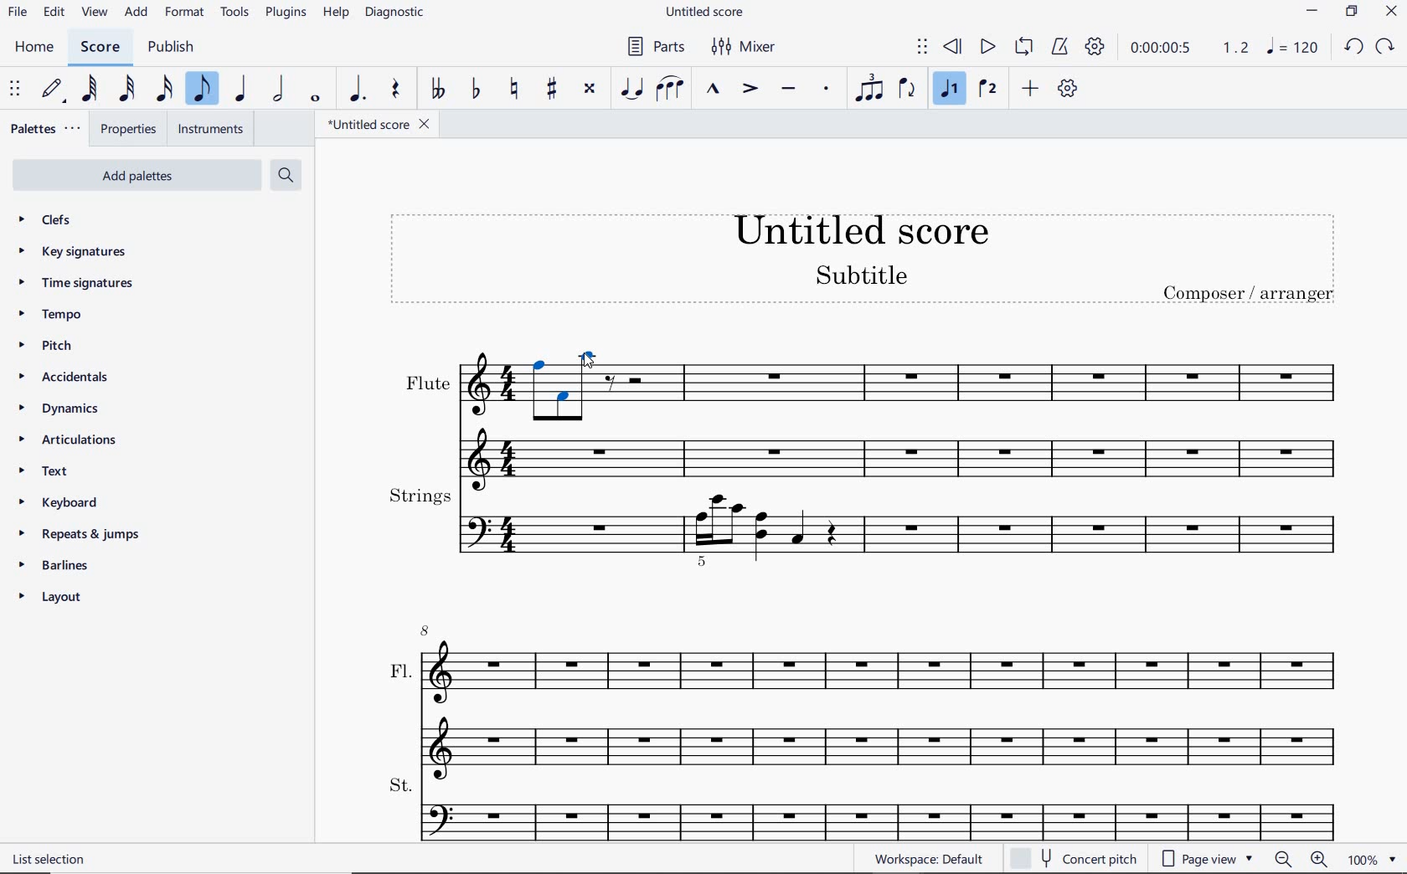 This screenshot has height=874, width=1407. I want to click on add palettes, so click(143, 174).